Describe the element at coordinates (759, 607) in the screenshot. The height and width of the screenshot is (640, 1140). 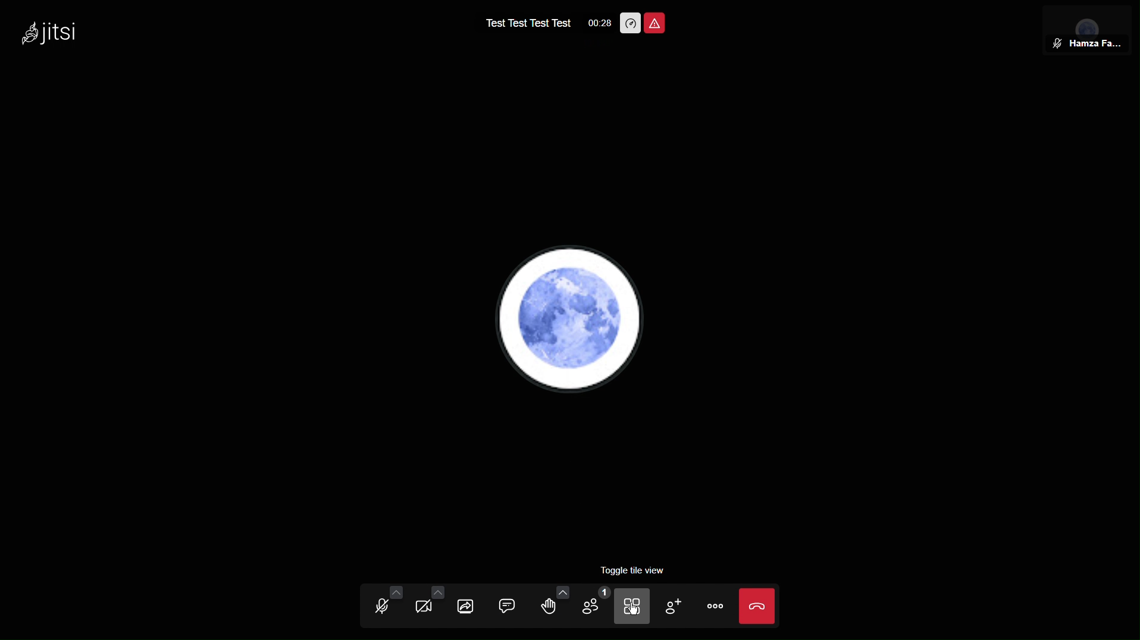
I see `Close` at that location.